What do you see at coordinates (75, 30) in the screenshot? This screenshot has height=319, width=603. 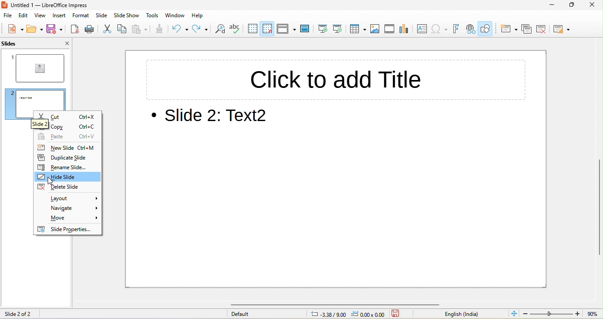 I see `export directly as pdf` at bounding box center [75, 30].